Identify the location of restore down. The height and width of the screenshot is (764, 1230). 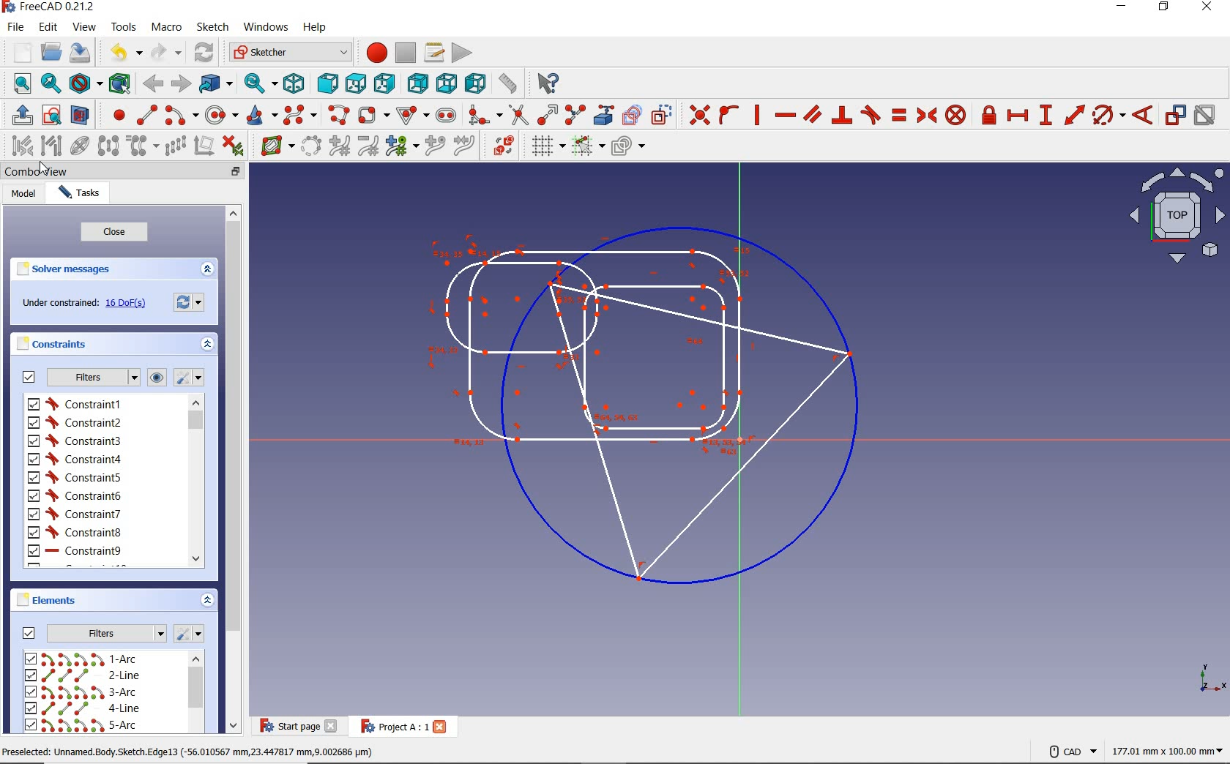
(1164, 7).